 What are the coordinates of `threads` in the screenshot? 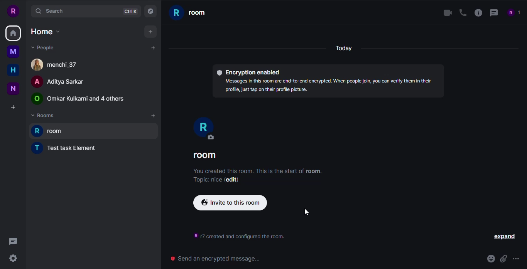 It's located at (15, 241).